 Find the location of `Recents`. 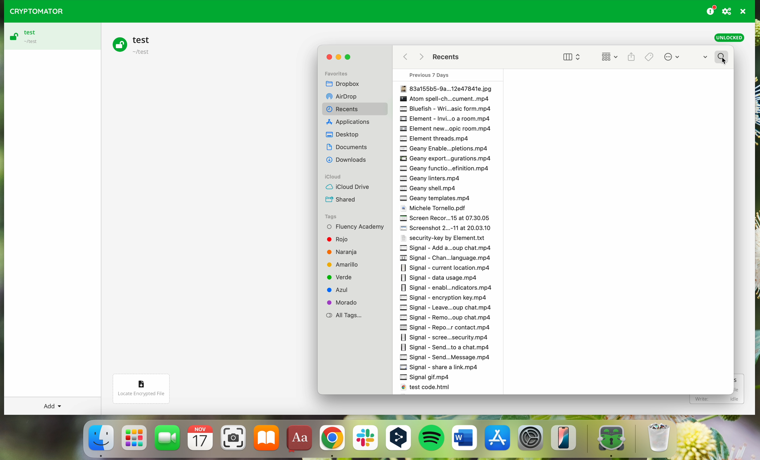

Recents is located at coordinates (345, 109).